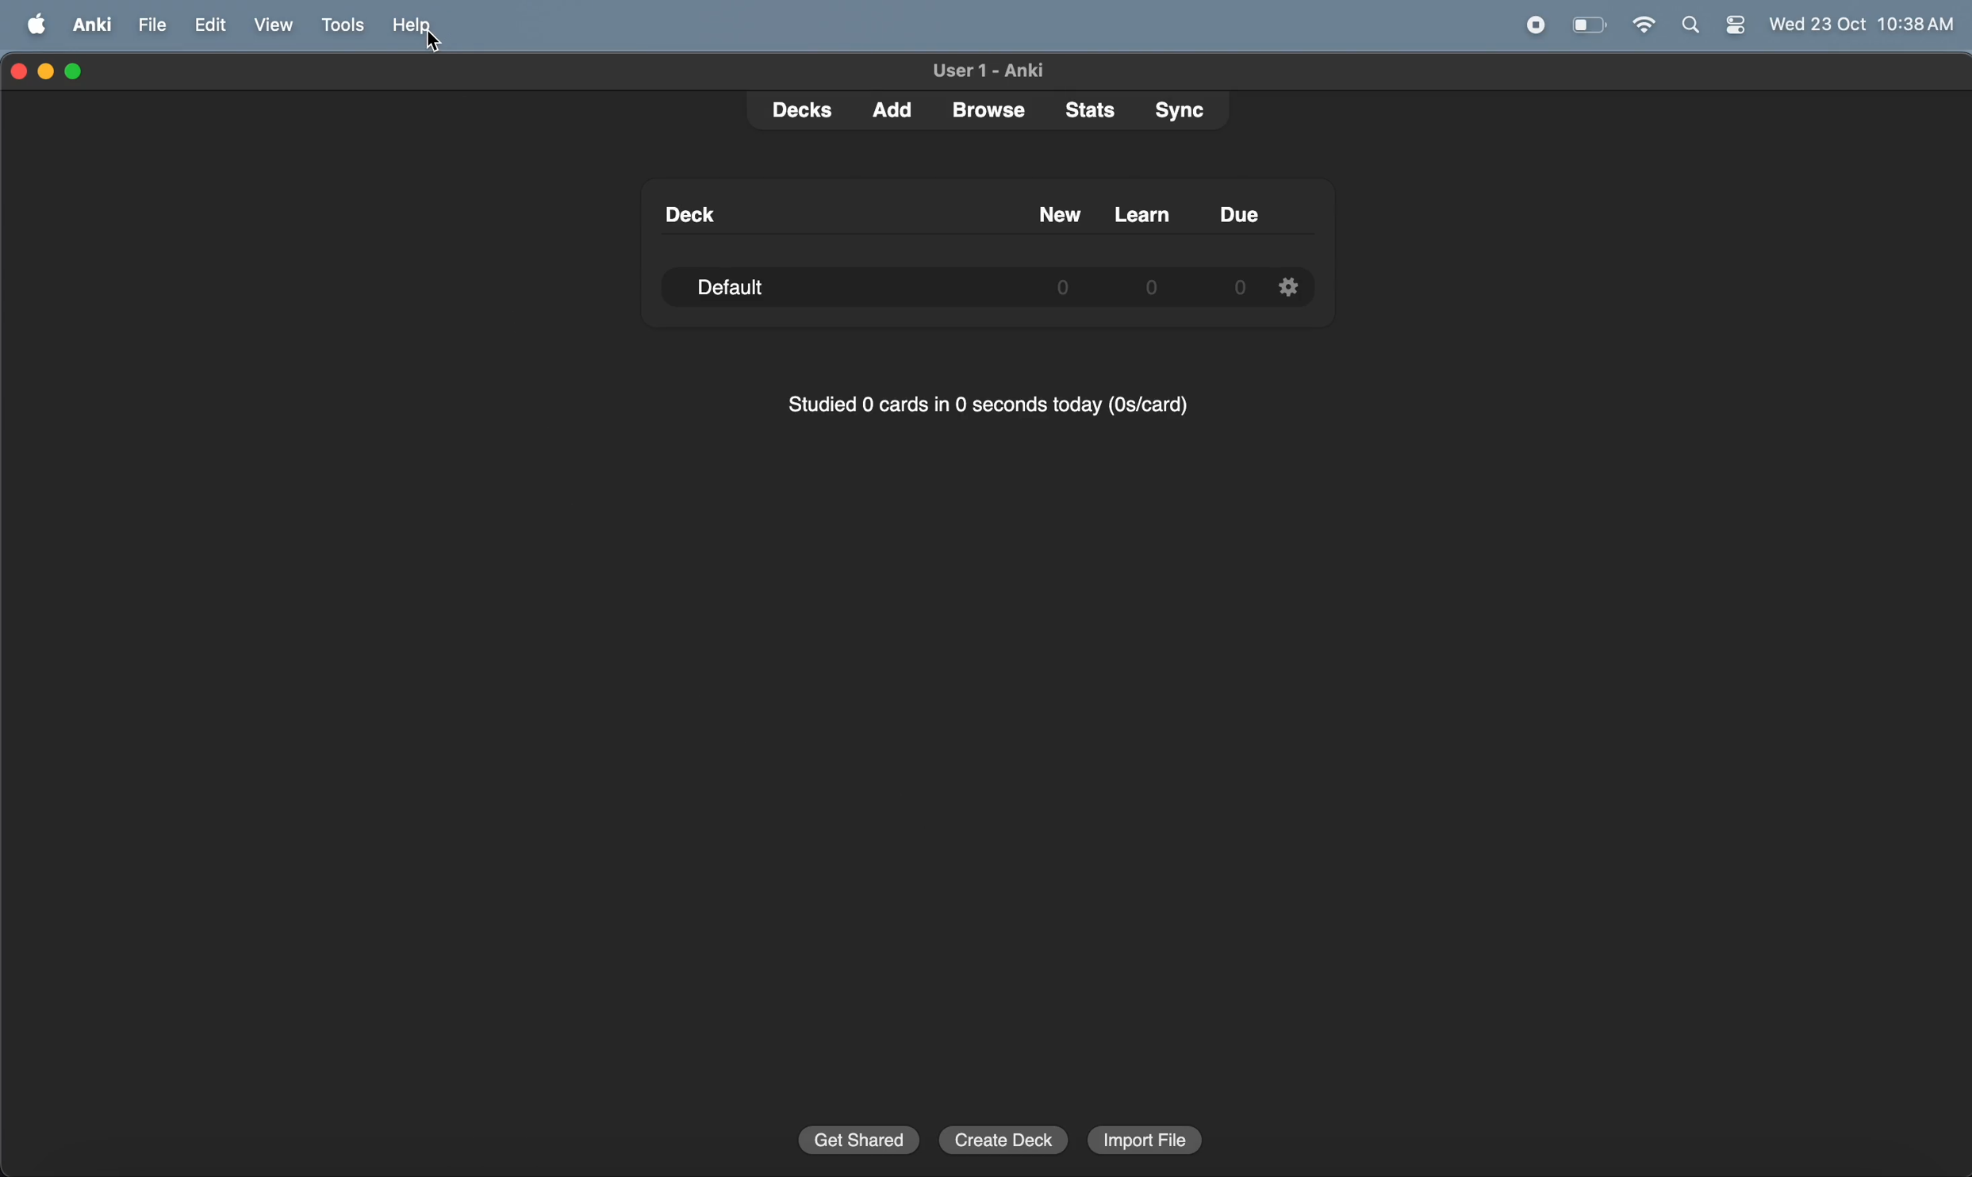 This screenshot has height=1177, width=1972. What do you see at coordinates (48, 72) in the screenshot?
I see `minimize` at bounding box center [48, 72].